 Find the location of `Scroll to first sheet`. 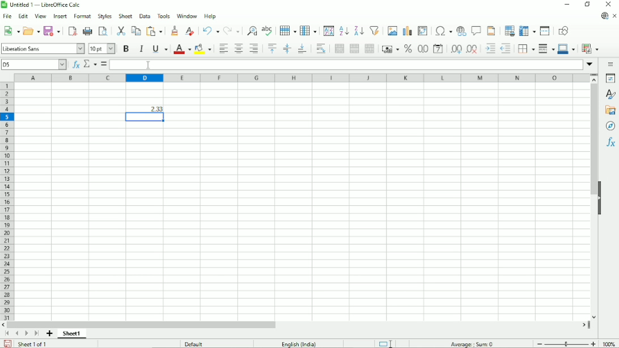

Scroll to first sheet is located at coordinates (7, 333).